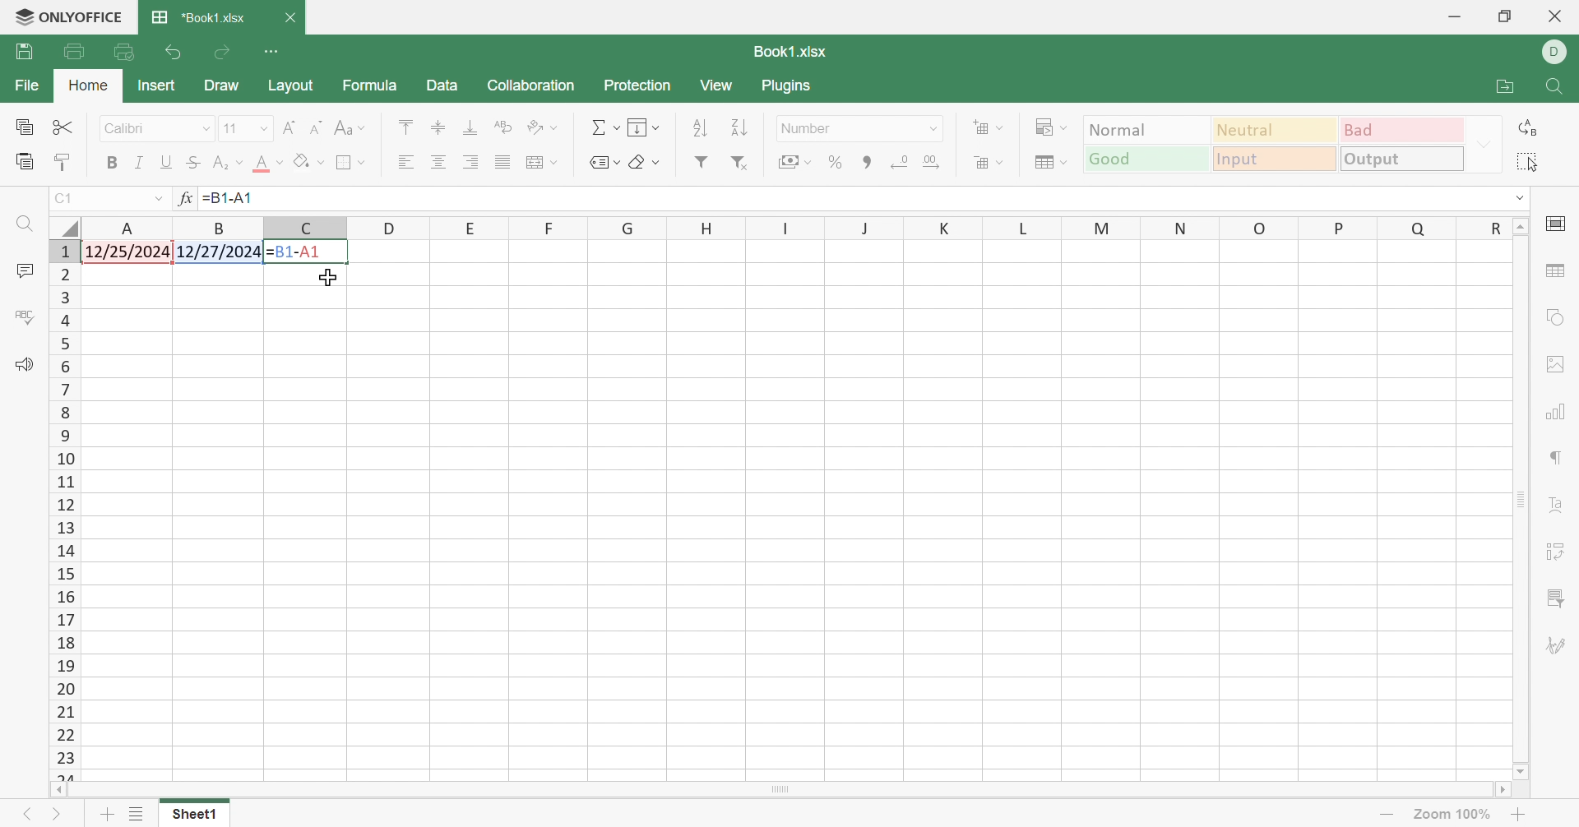 This screenshot has width=1579, height=827. I want to click on Wrap Text, so click(502, 126).